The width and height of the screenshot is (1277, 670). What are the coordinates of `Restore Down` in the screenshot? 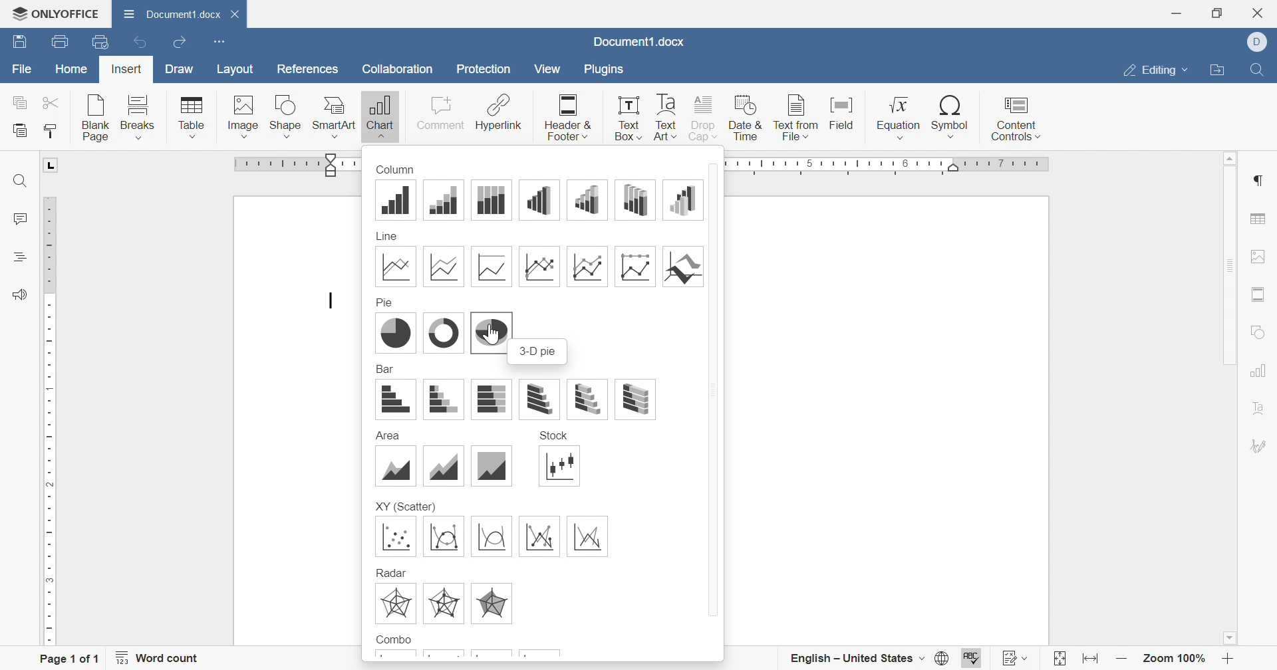 It's located at (1218, 13).